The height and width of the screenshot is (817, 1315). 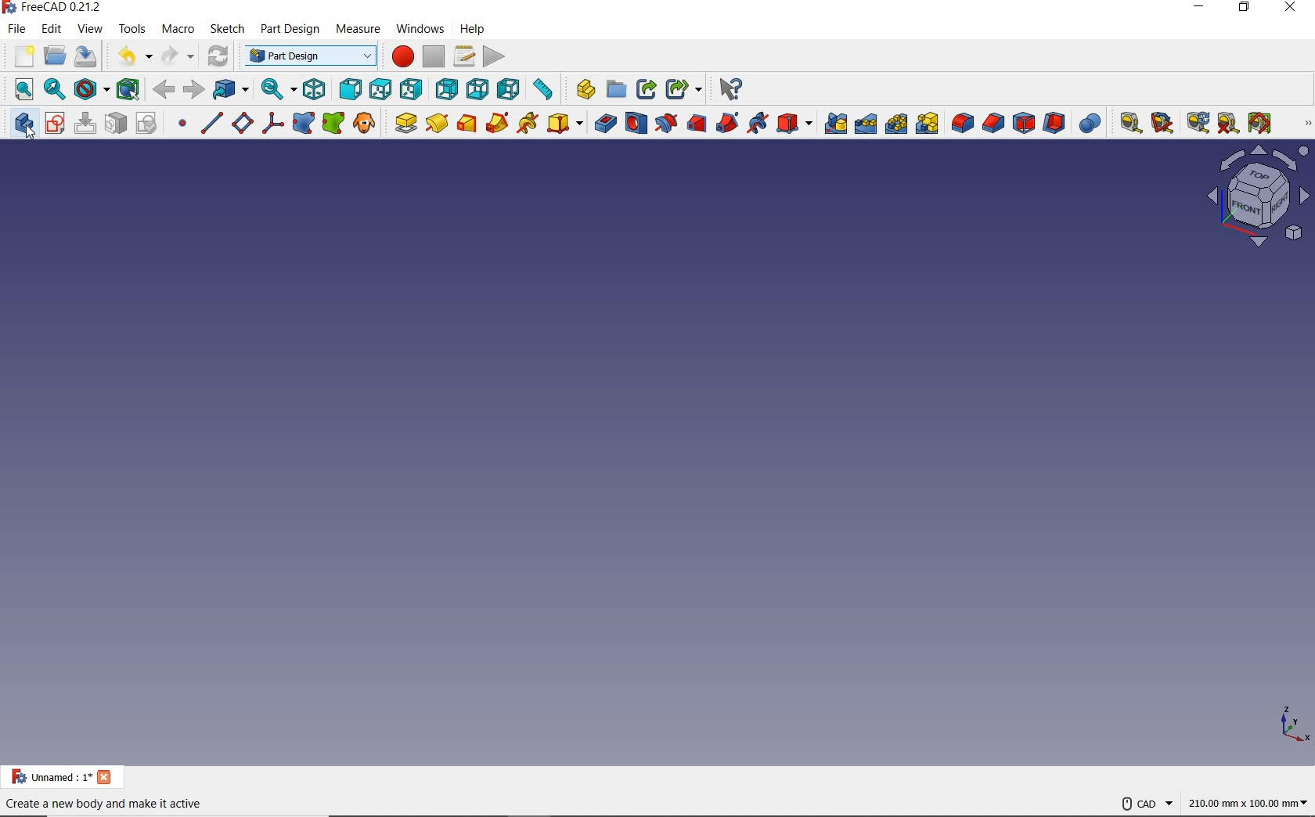 I want to click on Part design, so click(x=288, y=31).